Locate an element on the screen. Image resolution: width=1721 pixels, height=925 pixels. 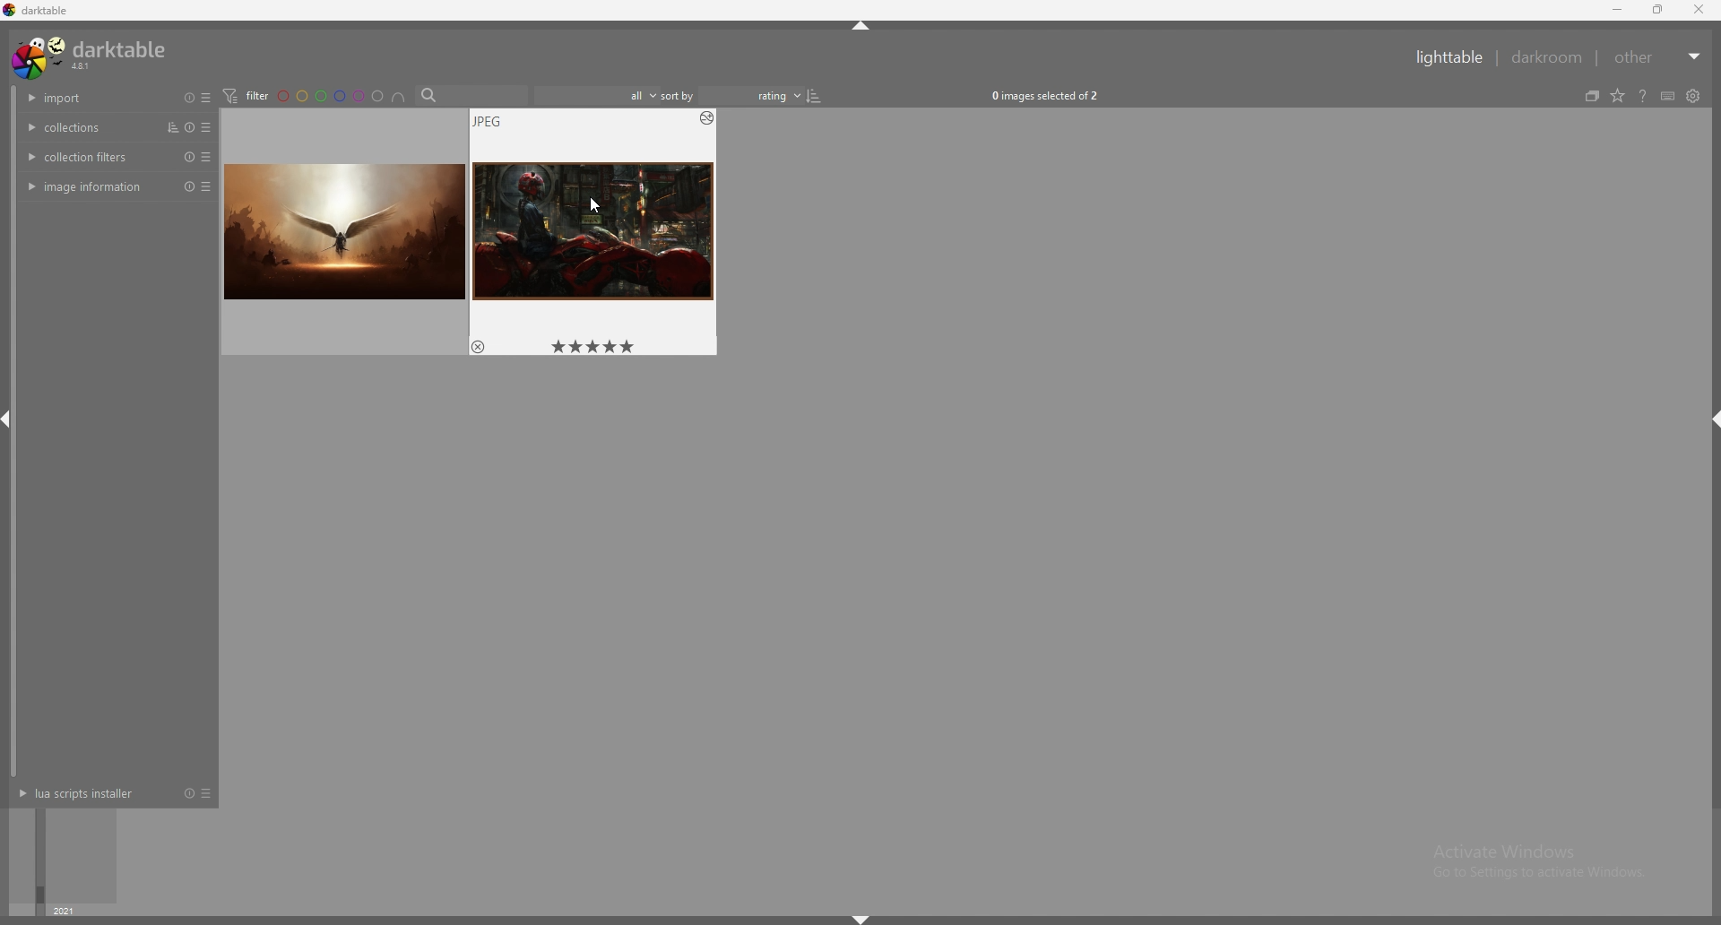
image type is located at coordinates (487, 121).